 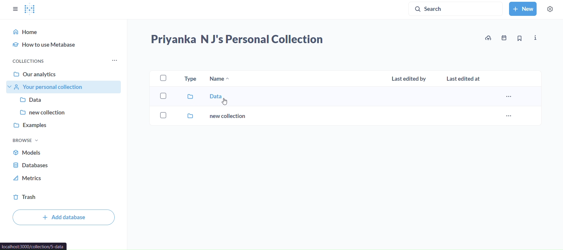 I want to click on database, so click(x=62, y=164).